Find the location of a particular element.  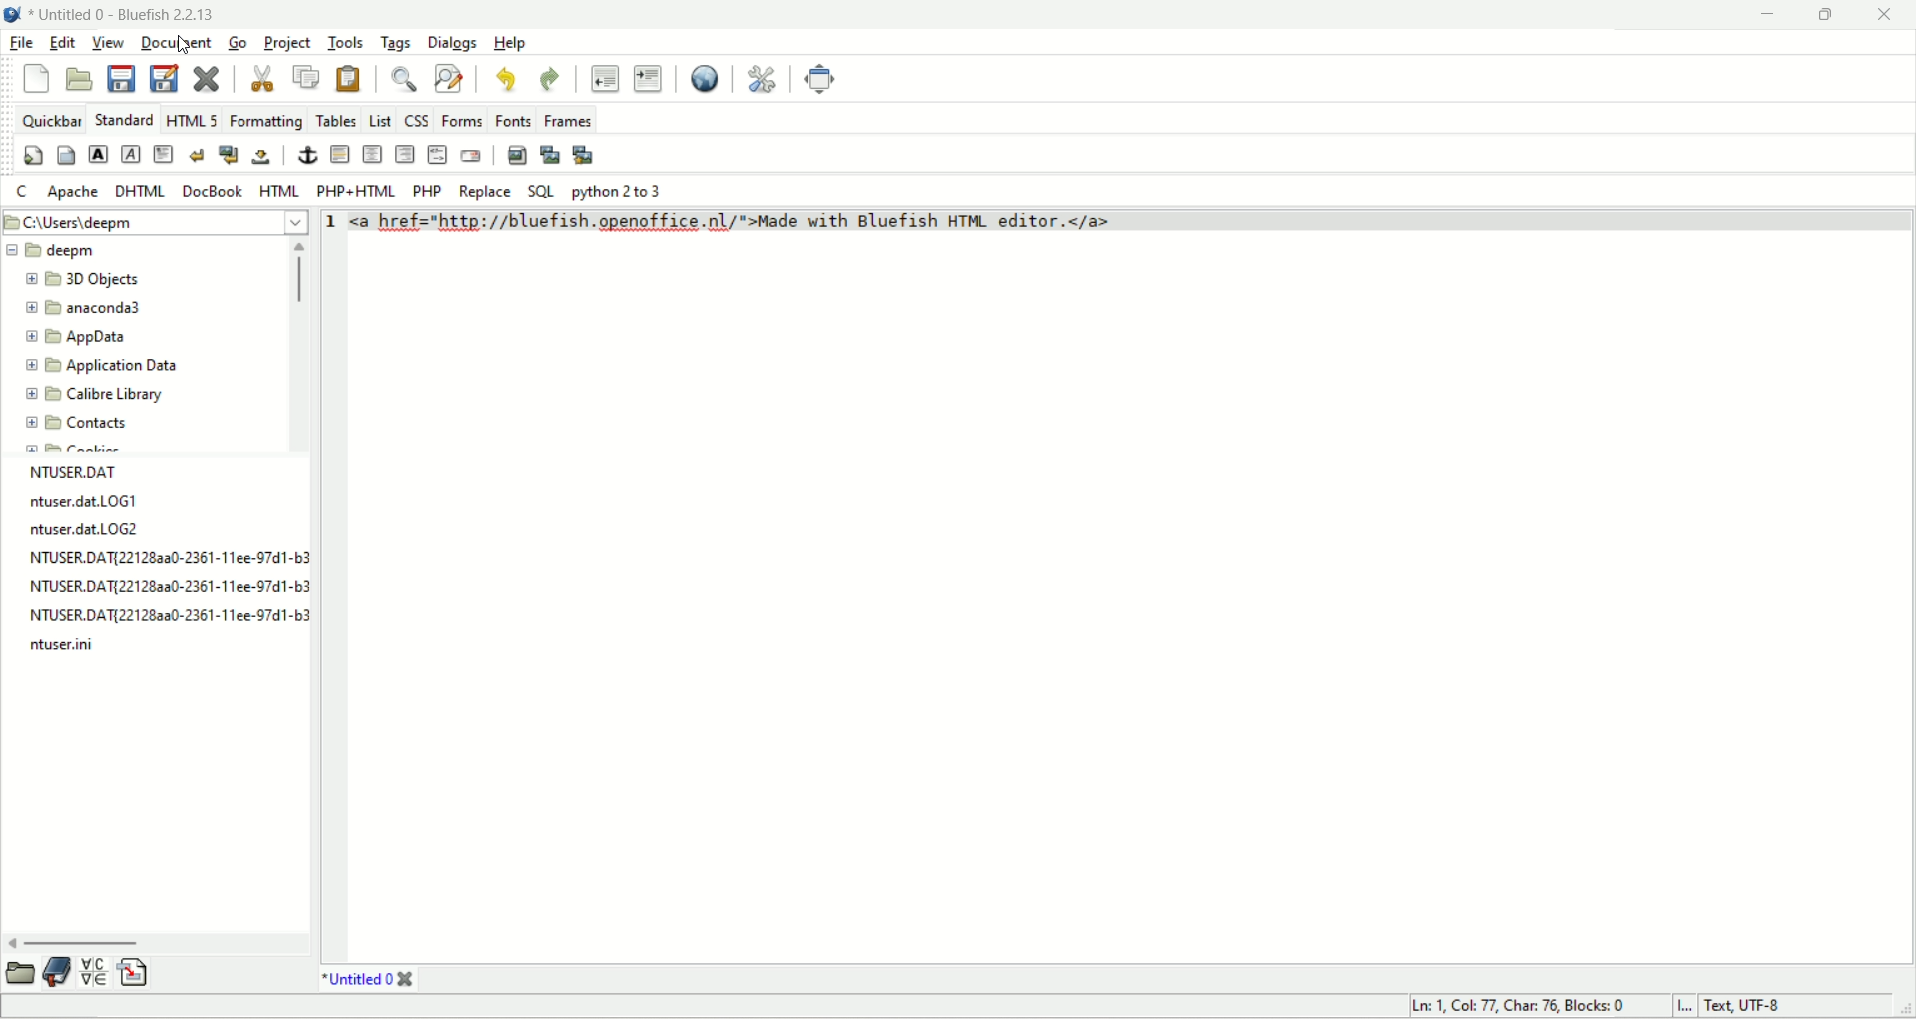

3D object is located at coordinates (82, 279).